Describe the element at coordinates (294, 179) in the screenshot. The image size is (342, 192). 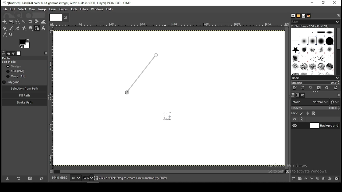
I see `create a new layer` at that location.